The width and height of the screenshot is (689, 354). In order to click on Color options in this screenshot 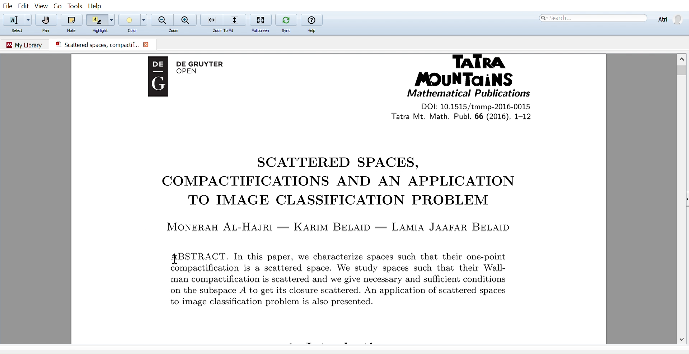, I will do `click(145, 20)`.